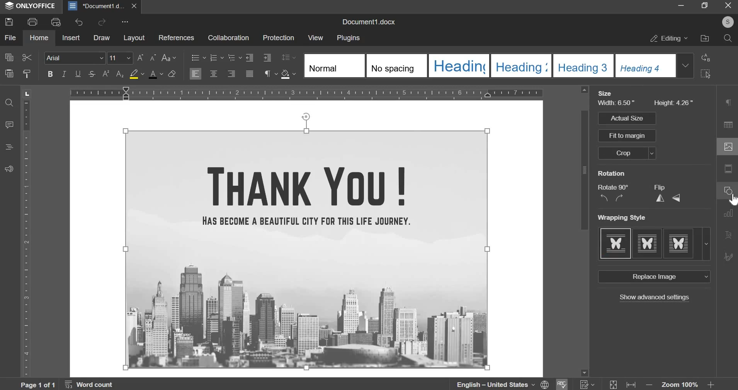 This screenshot has height=390, width=738. What do you see at coordinates (618, 104) in the screenshot?
I see `Width: 6.50"` at bounding box center [618, 104].